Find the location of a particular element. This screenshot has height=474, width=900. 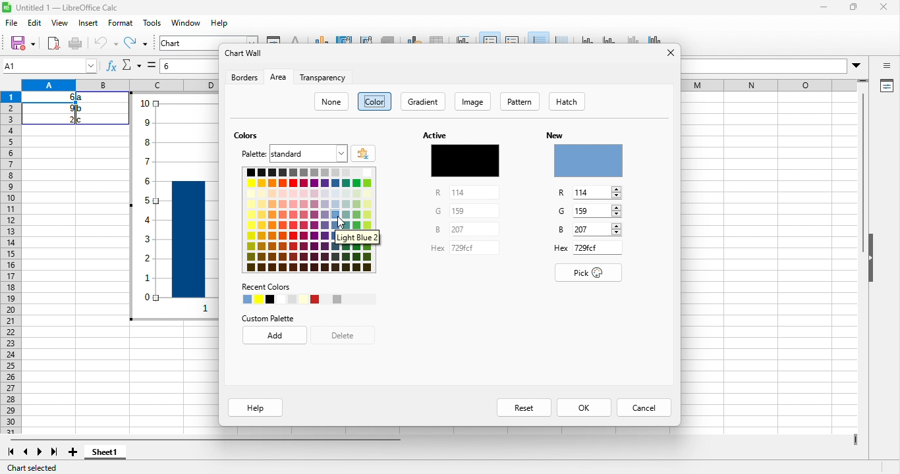

redo is located at coordinates (135, 43).